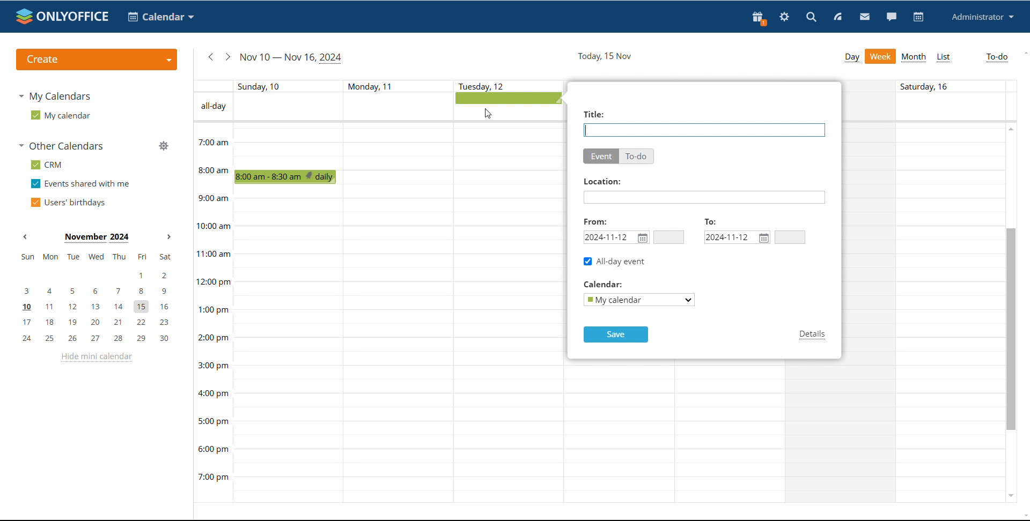 The height and width of the screenshot is (521, 1030). What do you see at coordinates (266, 86) in the screenshot?
I see `individual day` at bounding box center [266, 86].